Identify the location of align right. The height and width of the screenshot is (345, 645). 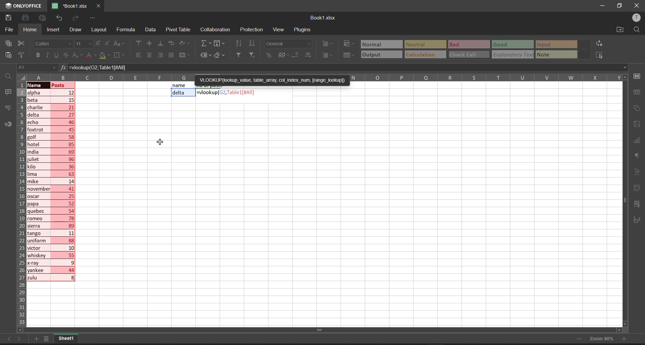
(159, 55).